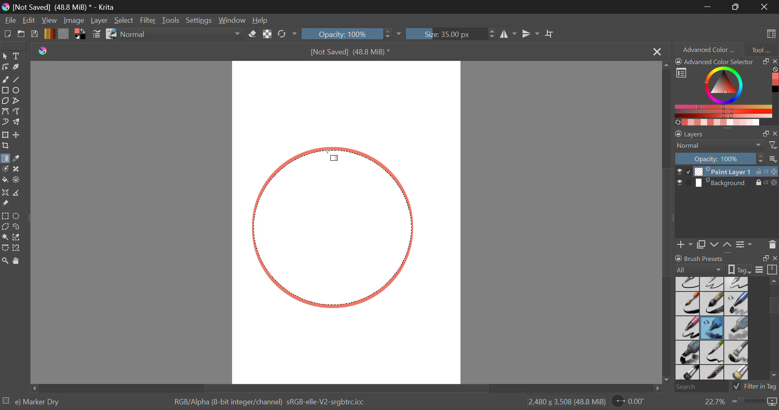 This screenshot has height=410, width=779. What do you see at coordinates (19, 248) in the screenshot?
I see `Magnetic Curve Selection` at bounding box center [19, 248].